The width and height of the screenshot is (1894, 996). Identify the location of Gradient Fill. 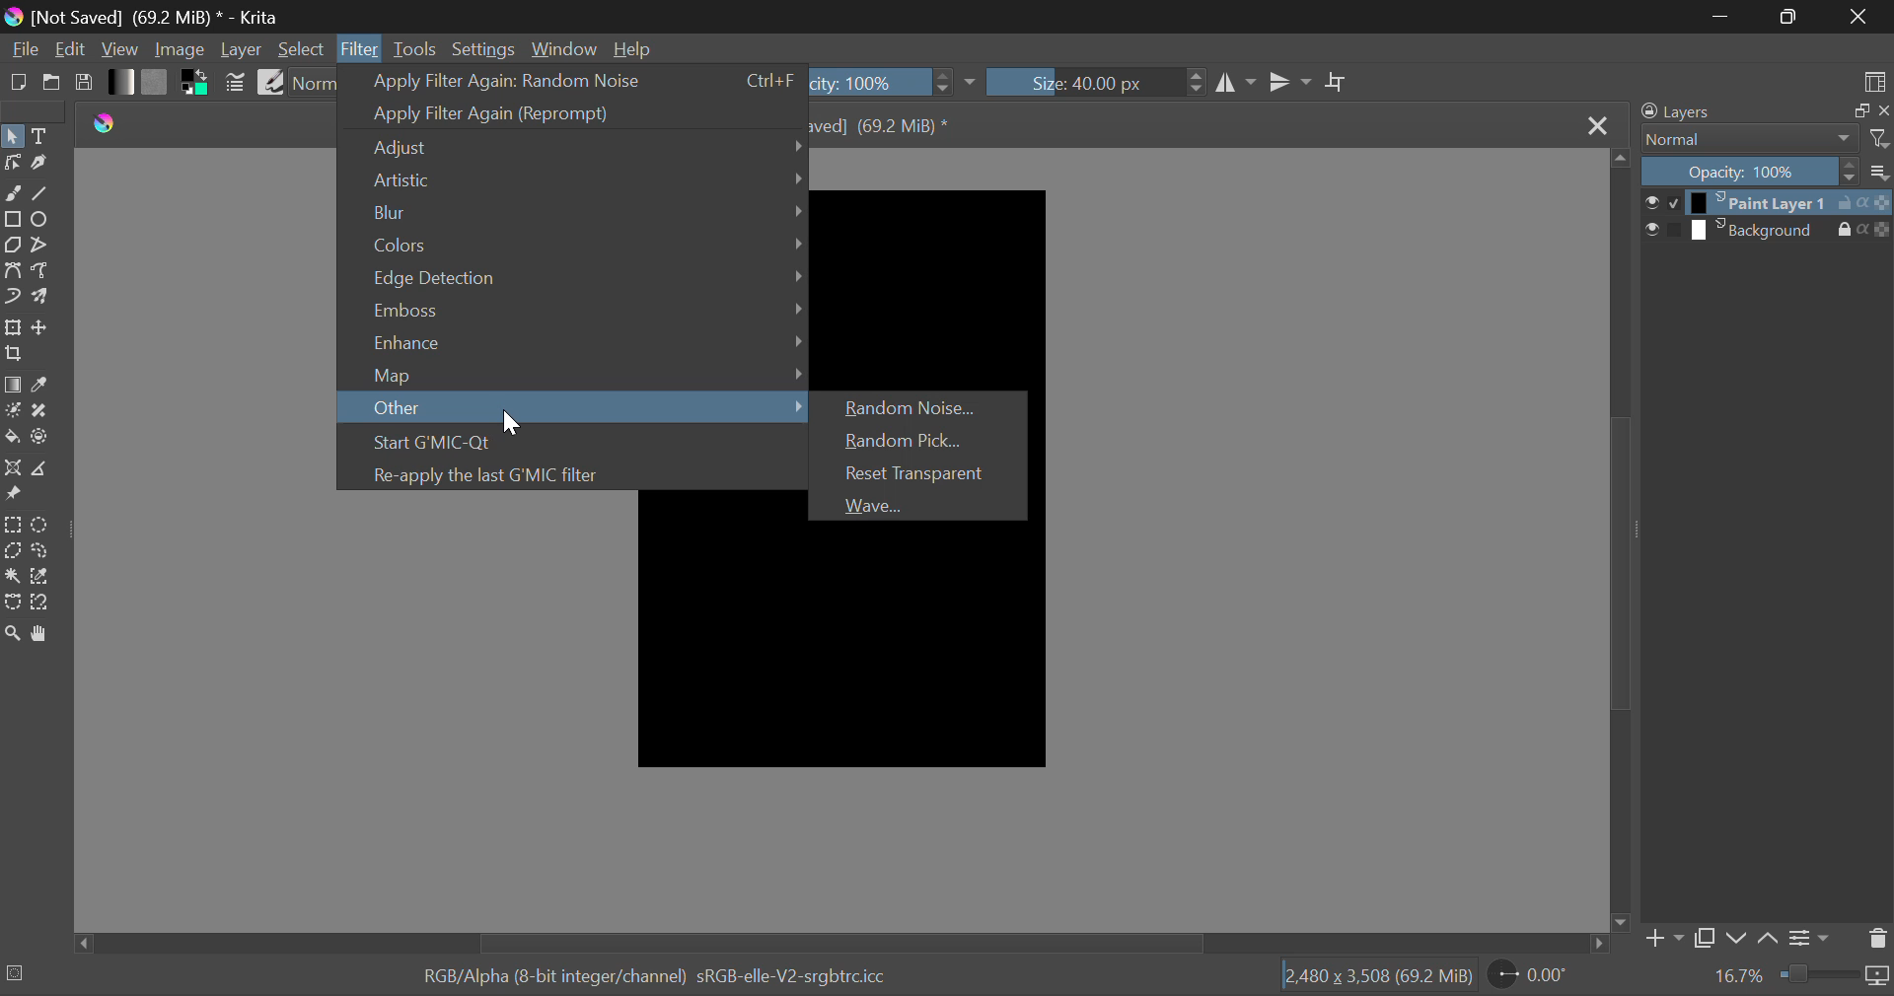
(12, 385).